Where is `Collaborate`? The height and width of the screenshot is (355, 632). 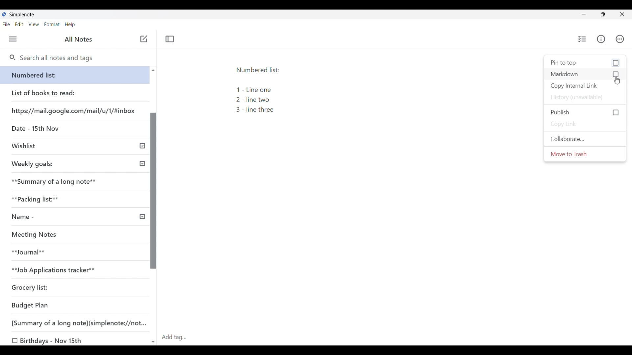
Collaborate is located at coordinates (585, 139).